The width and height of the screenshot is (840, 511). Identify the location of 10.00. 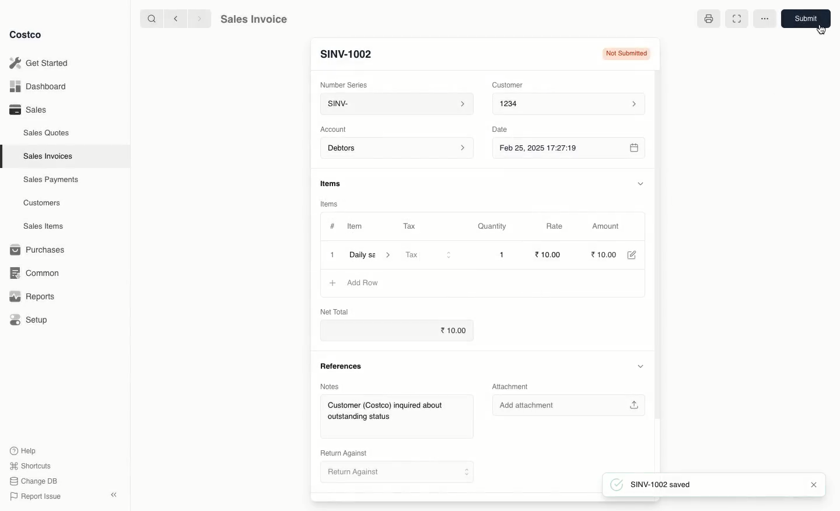
(549, 254).